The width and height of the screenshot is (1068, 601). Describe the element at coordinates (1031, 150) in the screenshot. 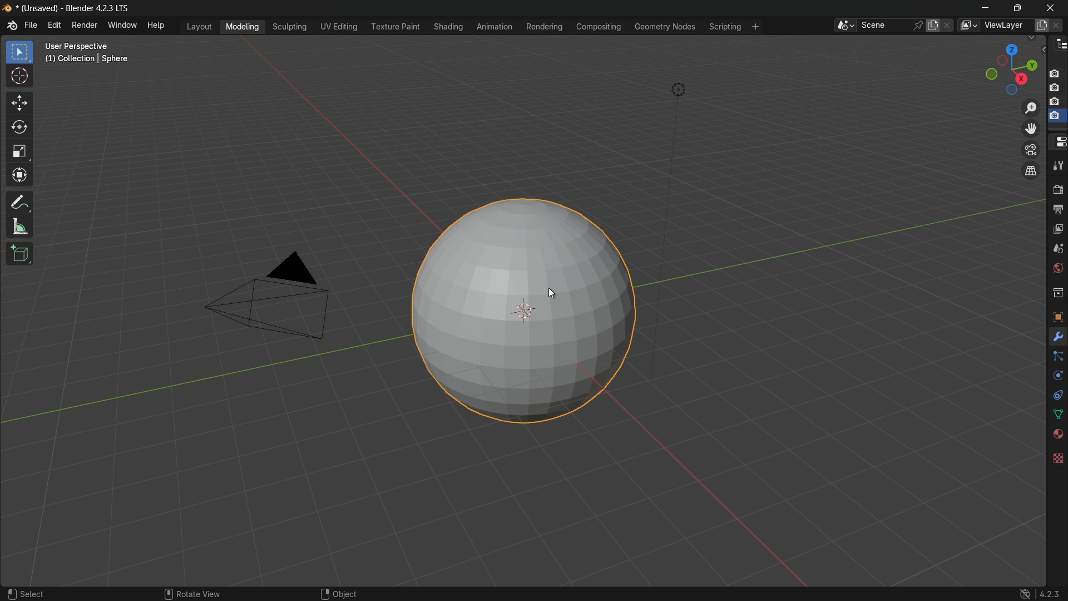

I see `toggle the camera view` at that location.